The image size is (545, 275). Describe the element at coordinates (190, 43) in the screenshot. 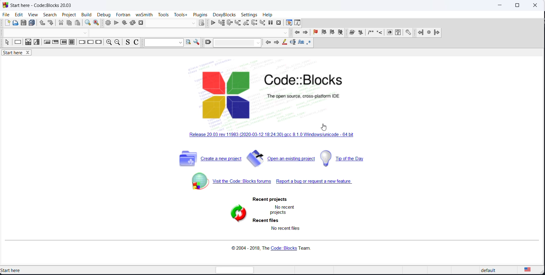

I see `option window` at that location.